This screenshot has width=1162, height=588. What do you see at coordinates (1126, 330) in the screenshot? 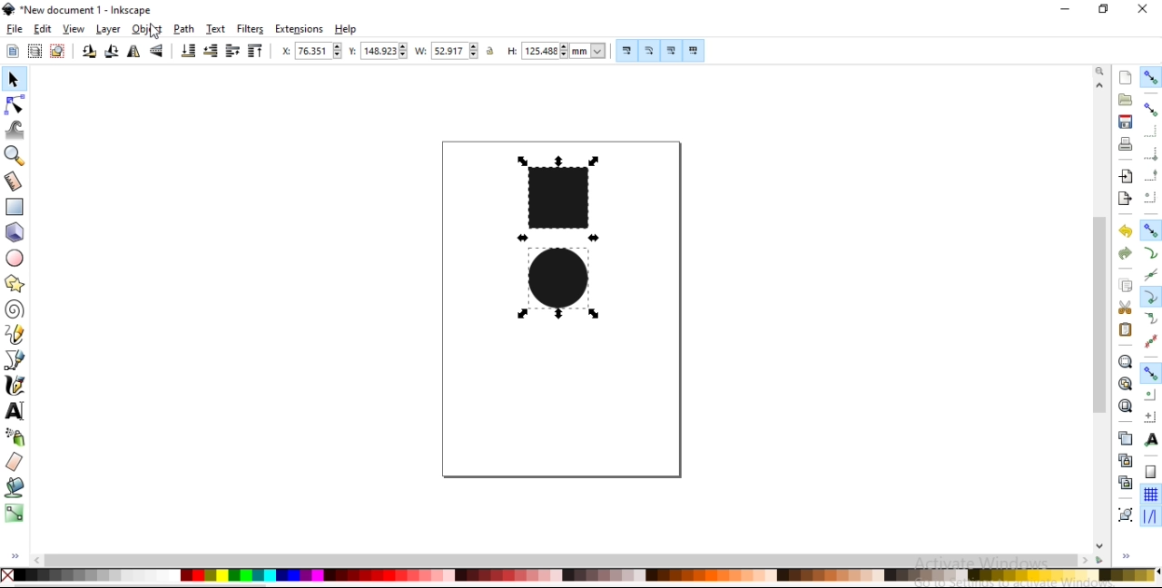
I see `paste` at bounding box center [1126, 330].